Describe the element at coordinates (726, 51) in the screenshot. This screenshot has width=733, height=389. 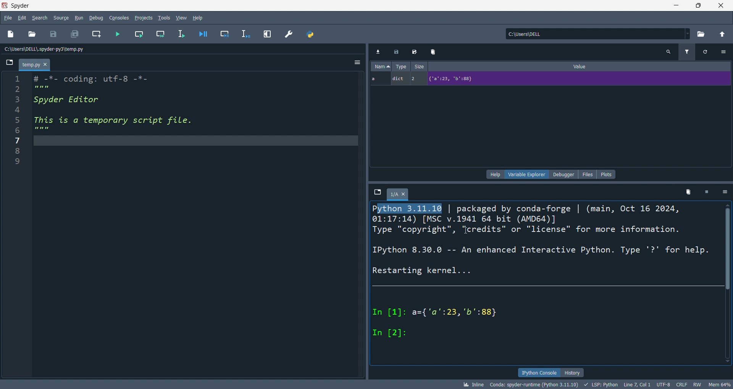
I see `options` at that location.